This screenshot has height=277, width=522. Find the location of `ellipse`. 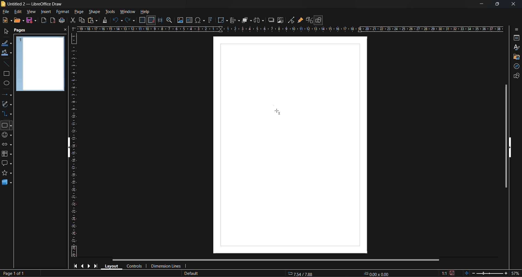

ellipse is located at coordinates (7, 83).